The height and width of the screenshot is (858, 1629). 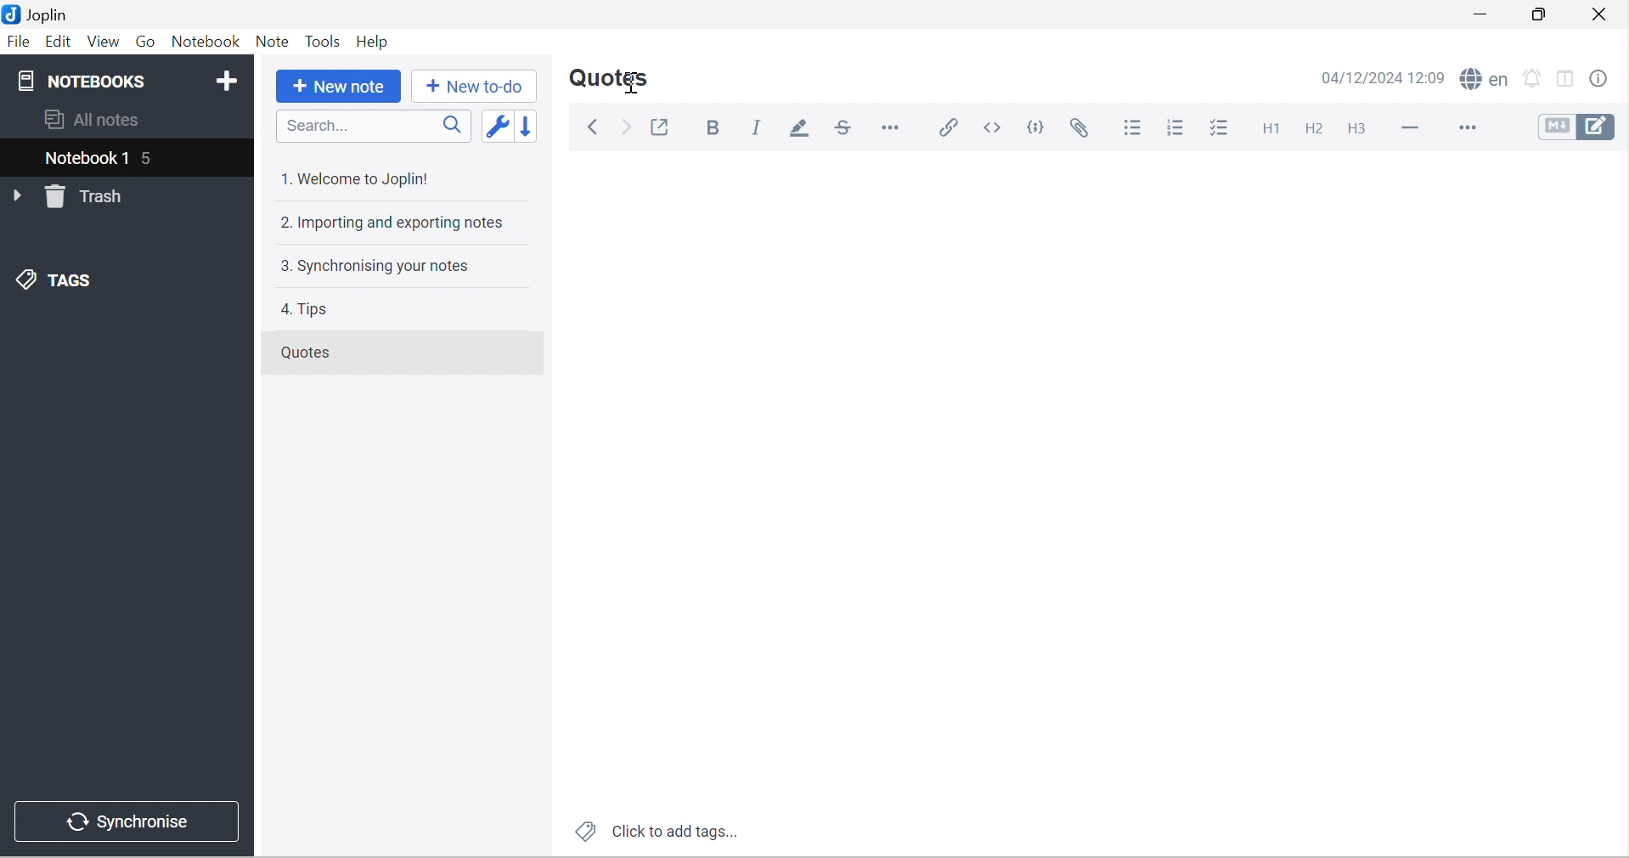 What do you see at coordinates (1483, 14) in the screenshot?
I see `Minimize` at bounding box center [1483, 14].